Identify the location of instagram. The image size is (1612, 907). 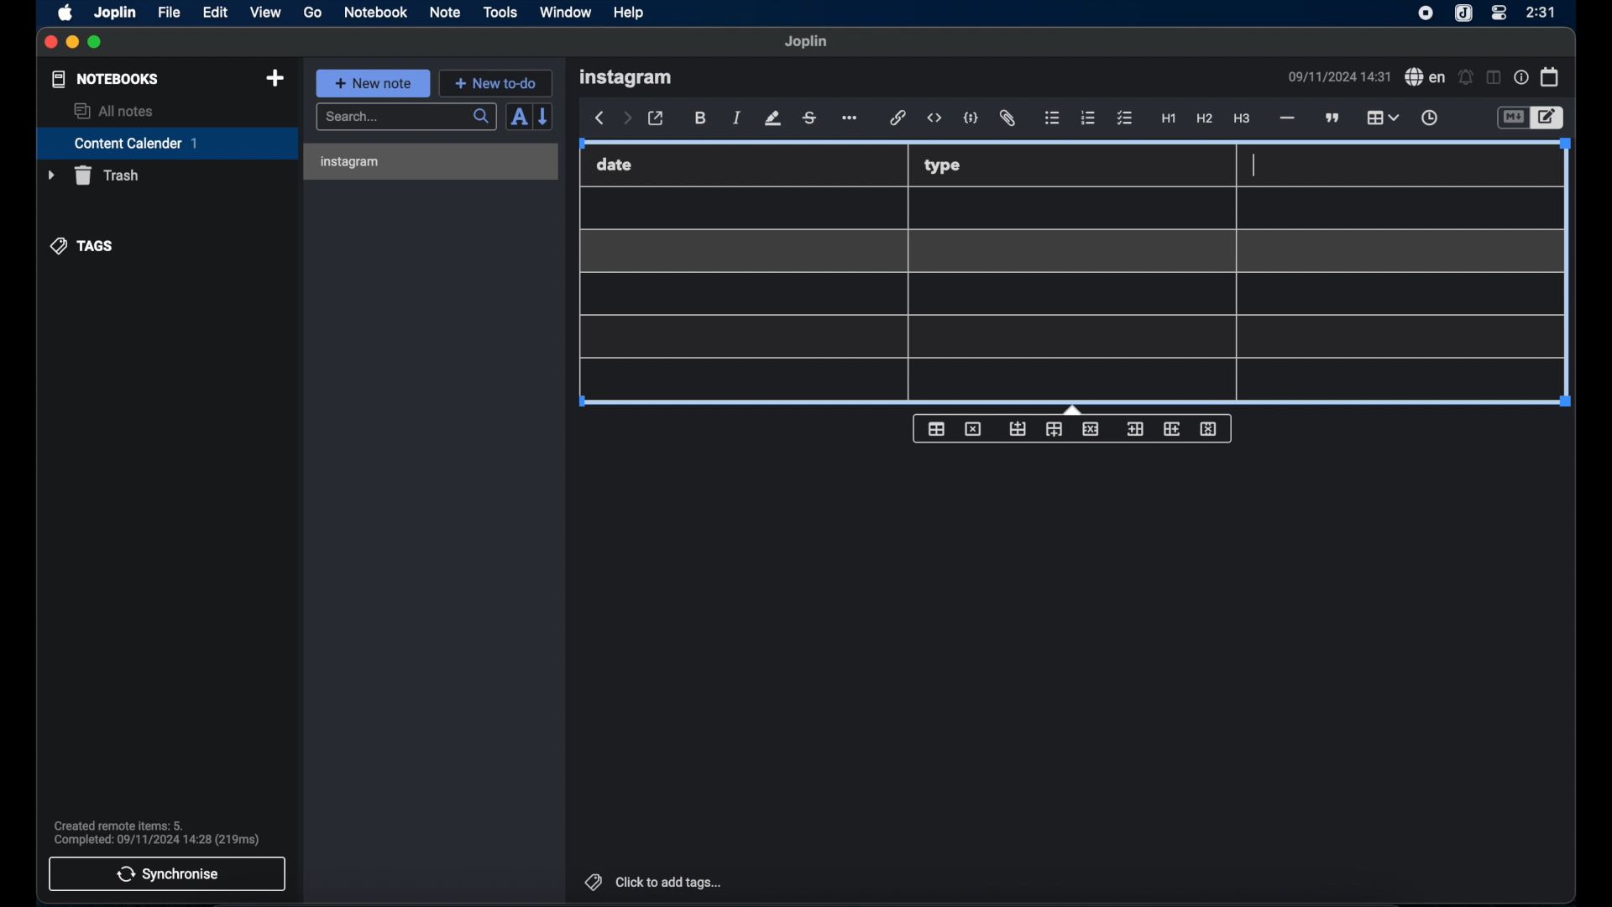
(625, 78).